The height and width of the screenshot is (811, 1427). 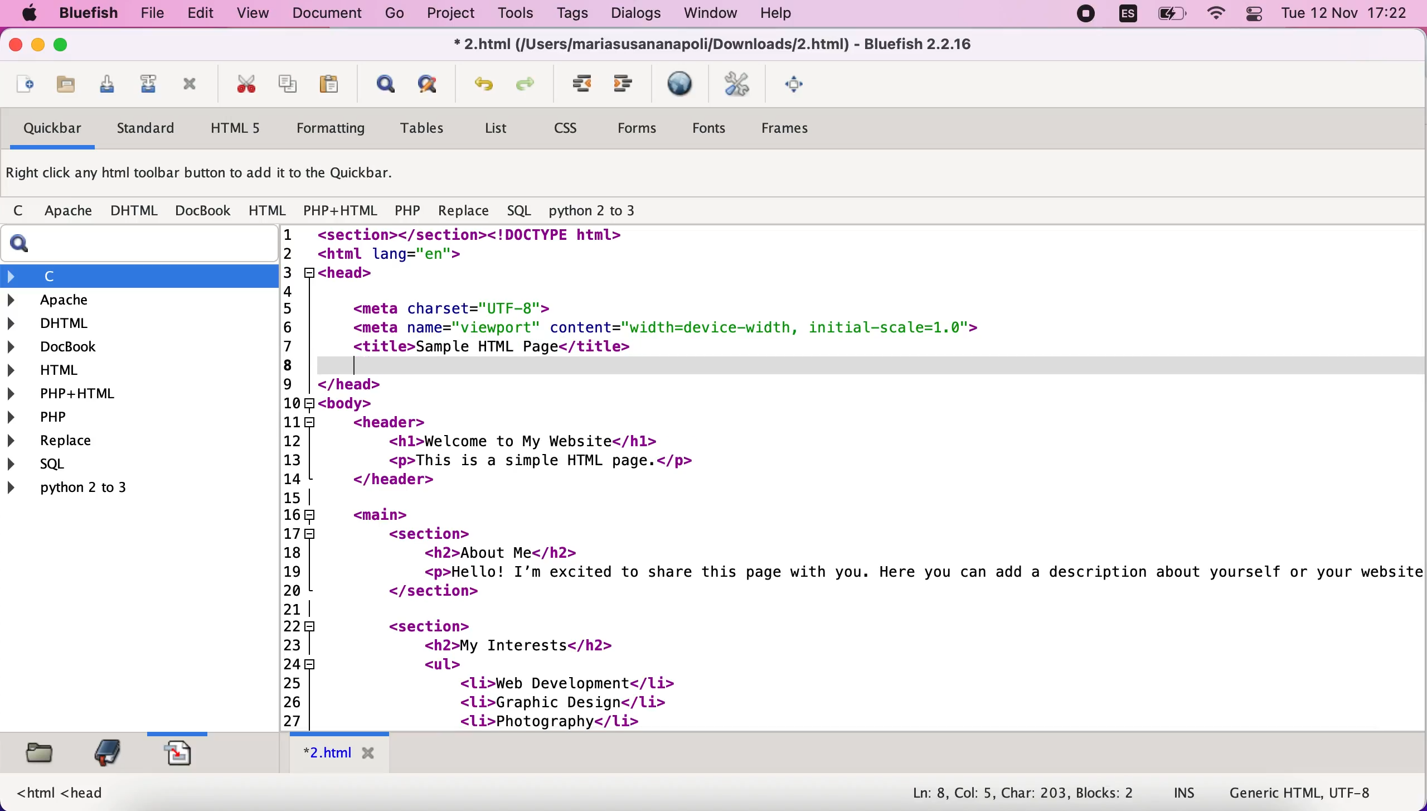 What do you see at coordinates (337, 127) in the screenshot?
I see `formatting` at bounding box center [337, 127].